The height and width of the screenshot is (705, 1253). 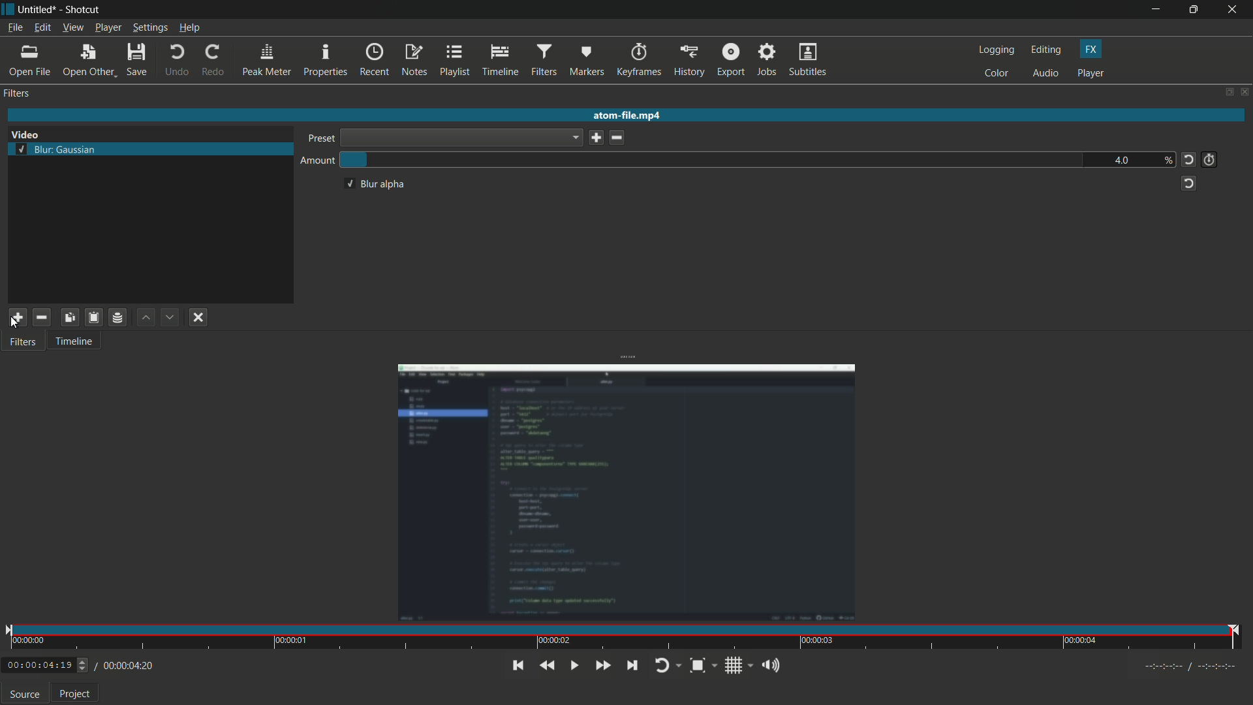 What do you see at coordinates (704, 666) in the screenshot?
I see `toggle zoom` at bounding box center [704, 666].